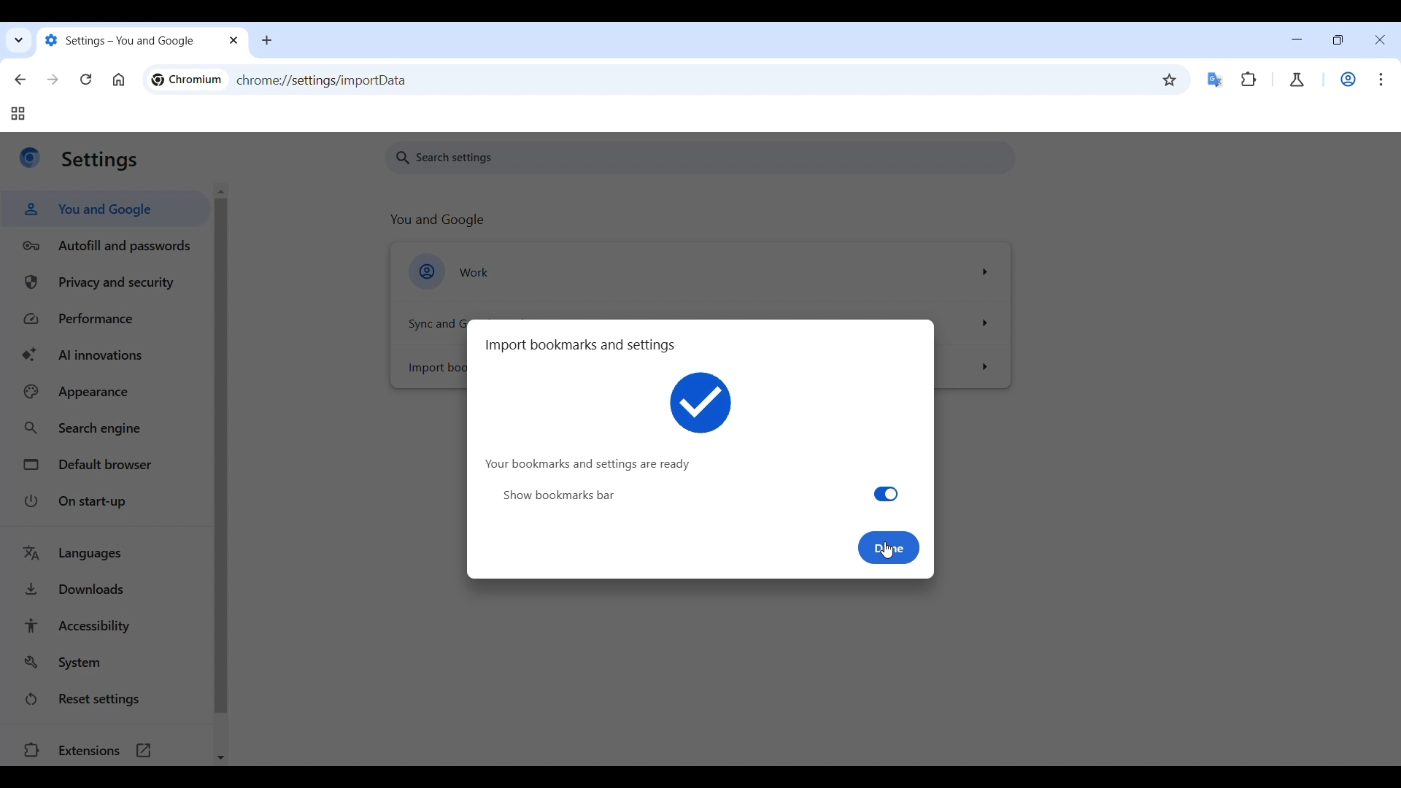 The width and height of the screenshot is (1401, 788). I want to click on Accessibility, so click(107, 627).